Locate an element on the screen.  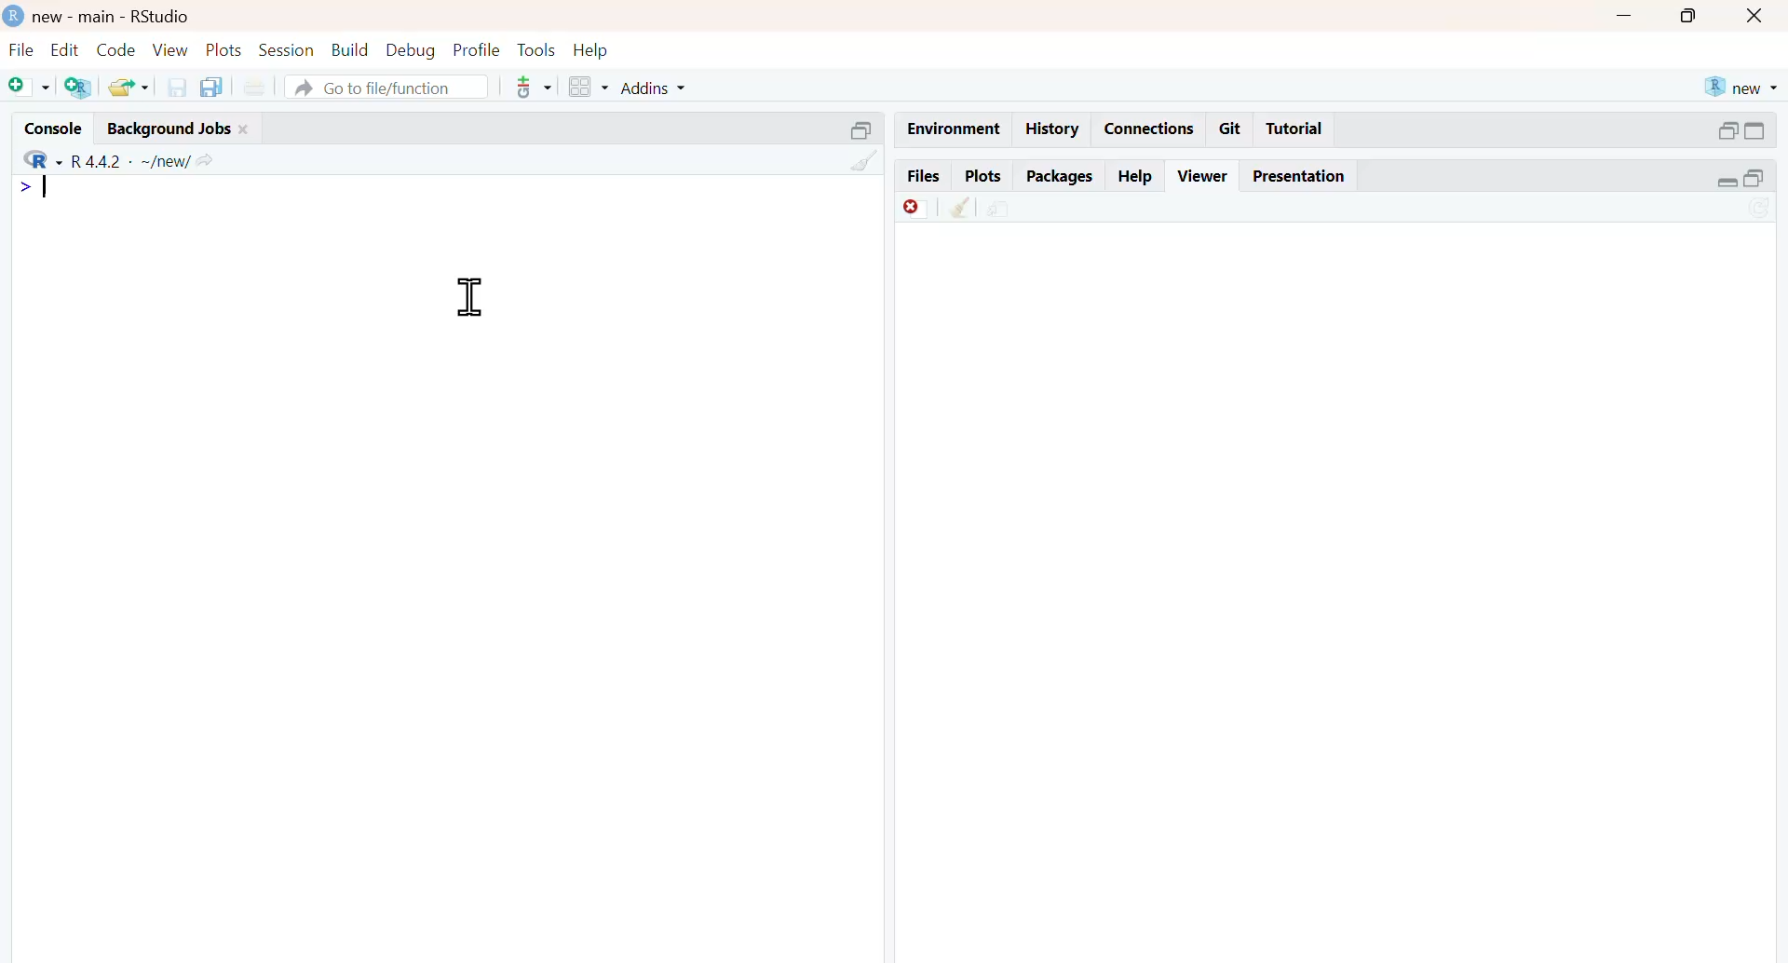
R is located at coordinates (42, 158).